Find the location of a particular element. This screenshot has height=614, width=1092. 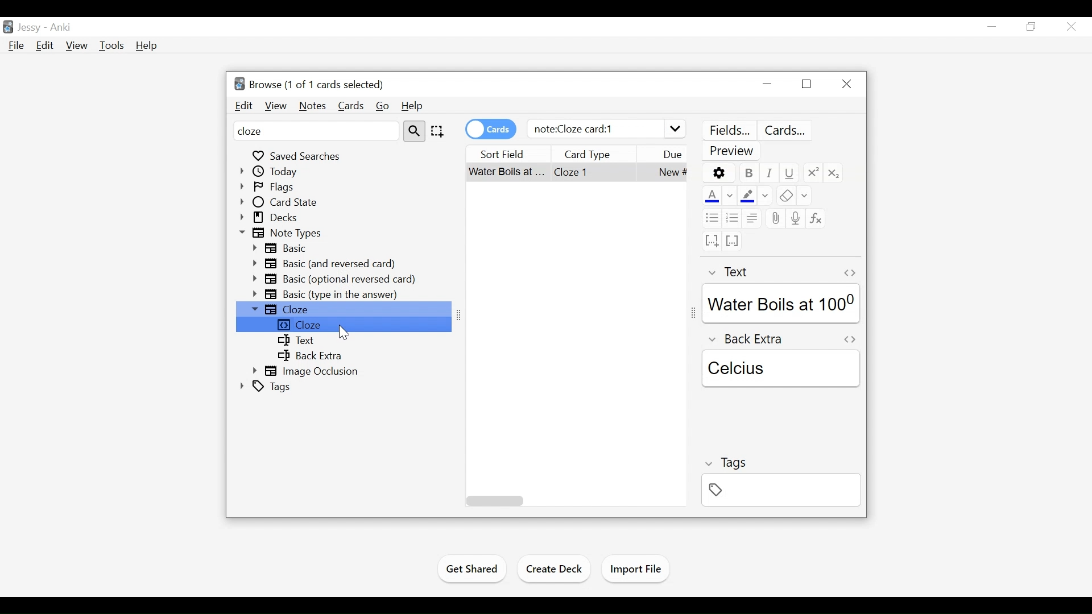

Help is located at coordinates (146, 45).